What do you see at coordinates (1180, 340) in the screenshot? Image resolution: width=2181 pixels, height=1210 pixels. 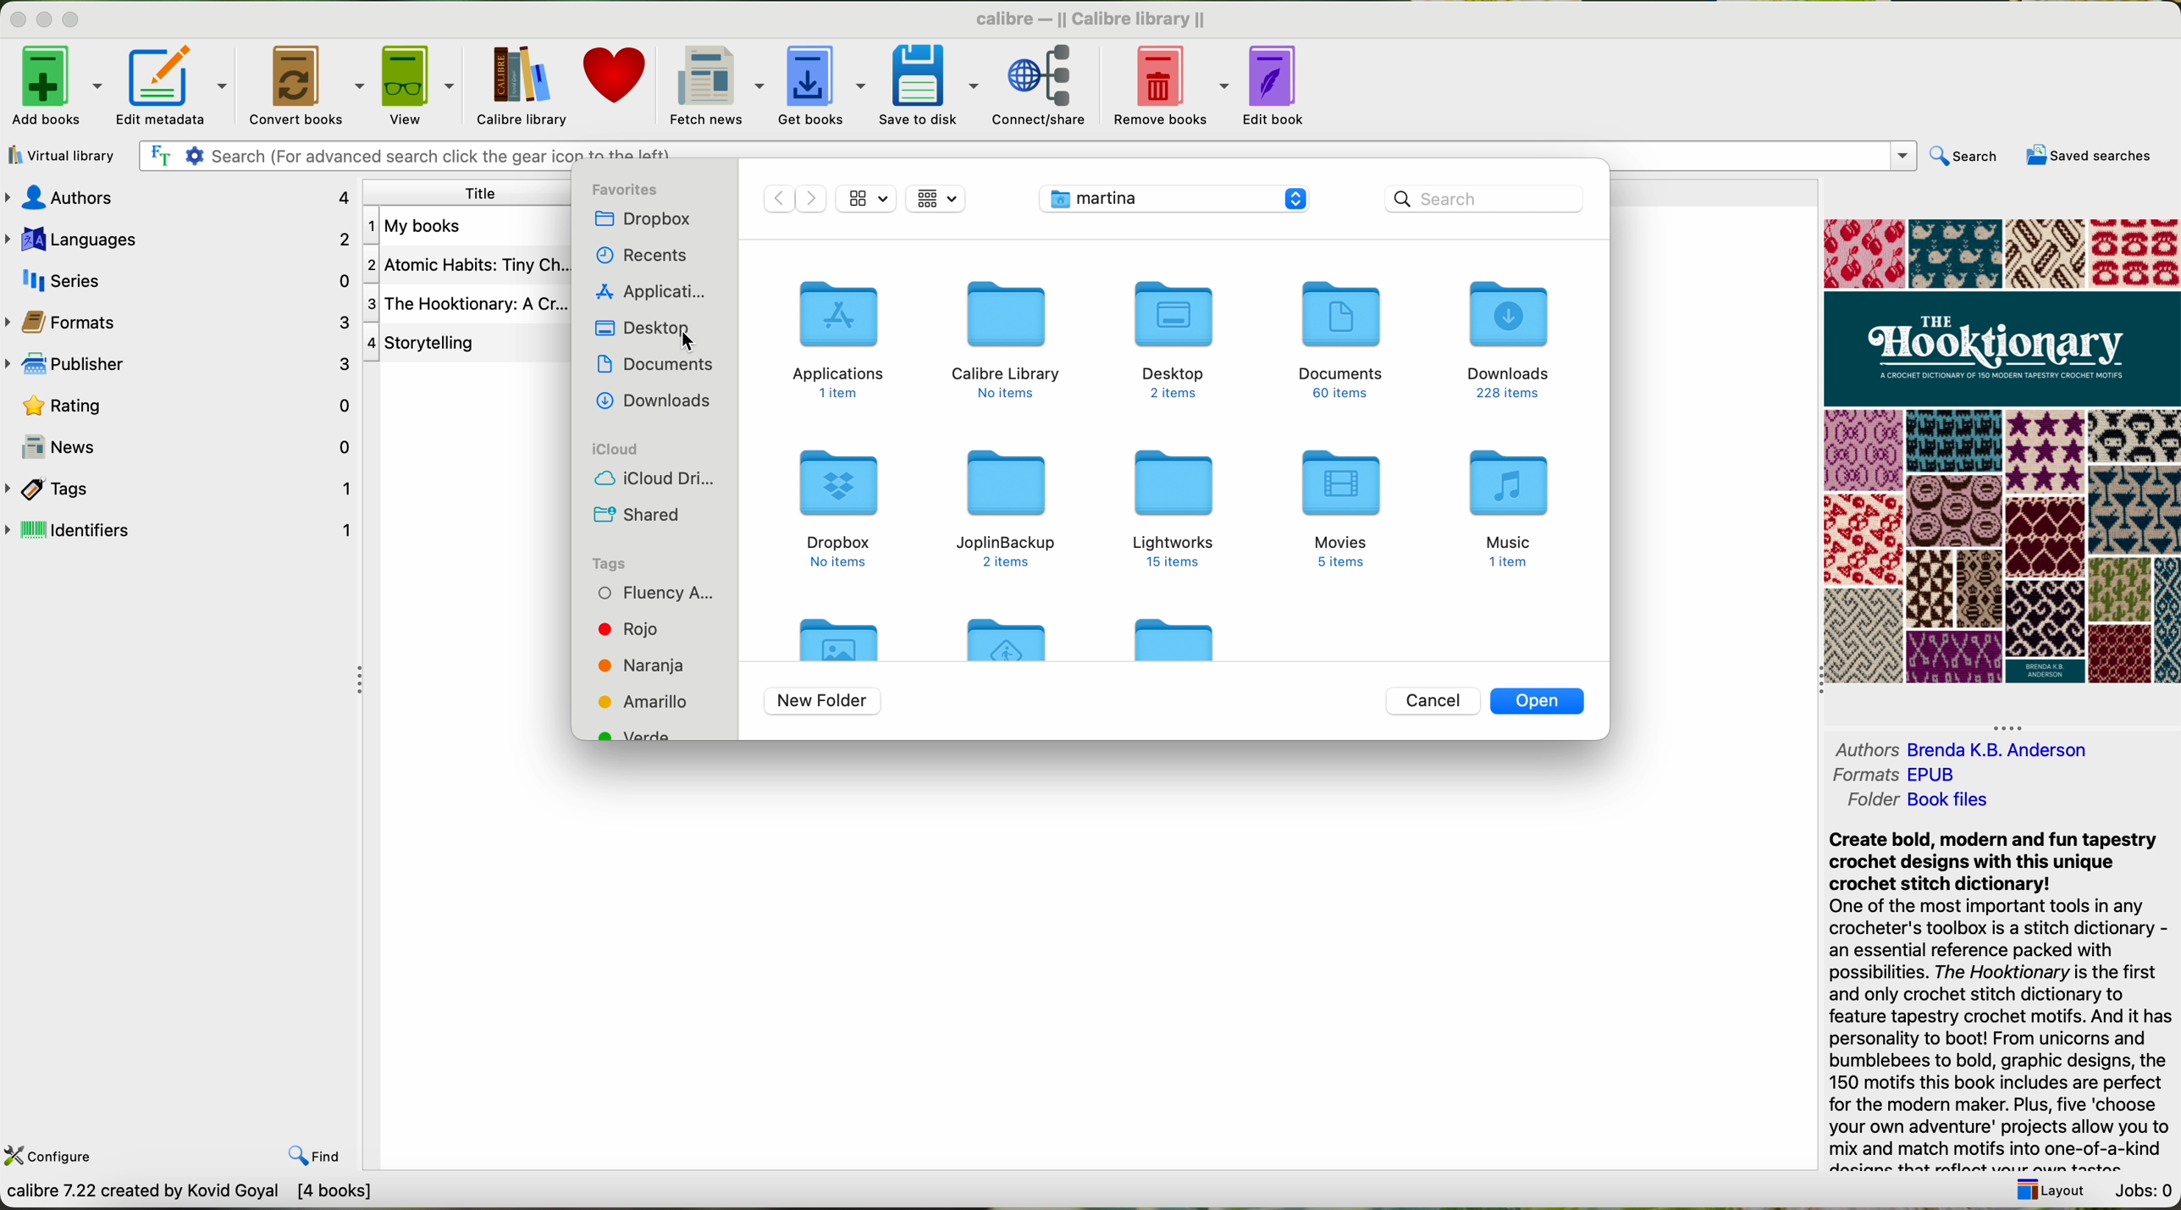 I see `desktop folder` at bounding box center [1180, 340].